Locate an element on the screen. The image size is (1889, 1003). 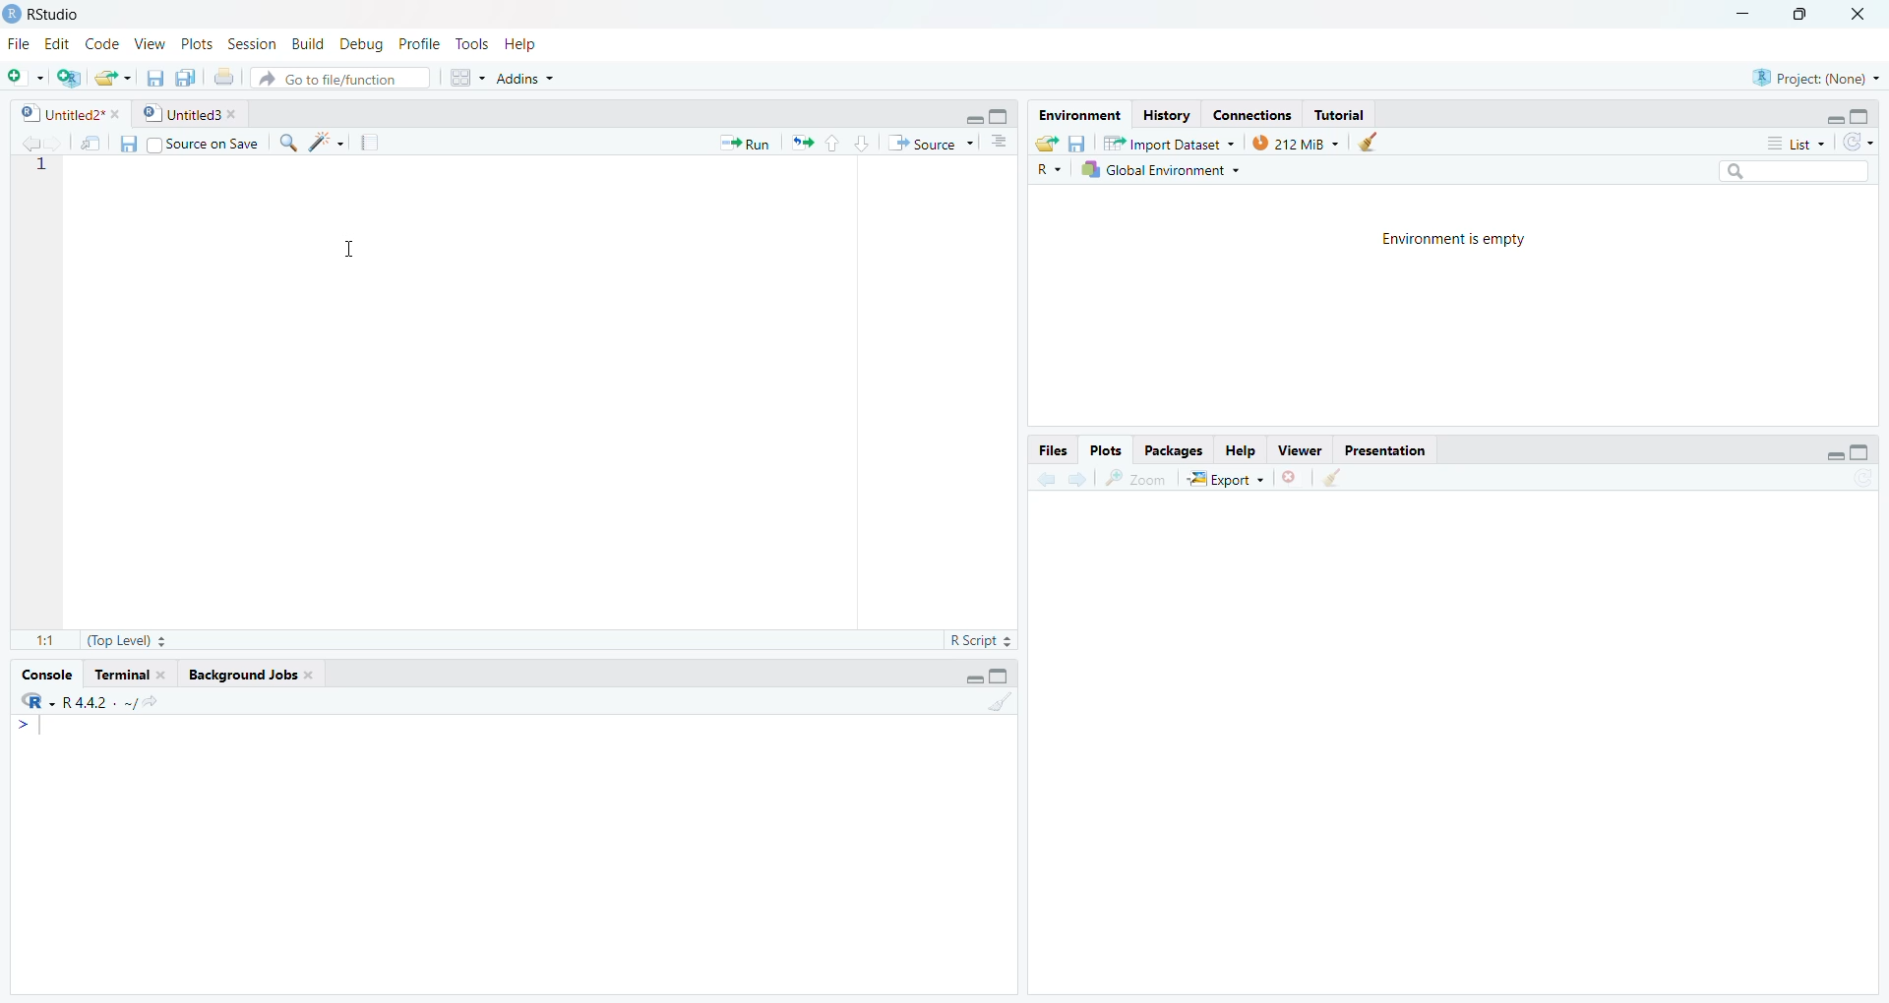
project none is located at coordinates (1811, 75).